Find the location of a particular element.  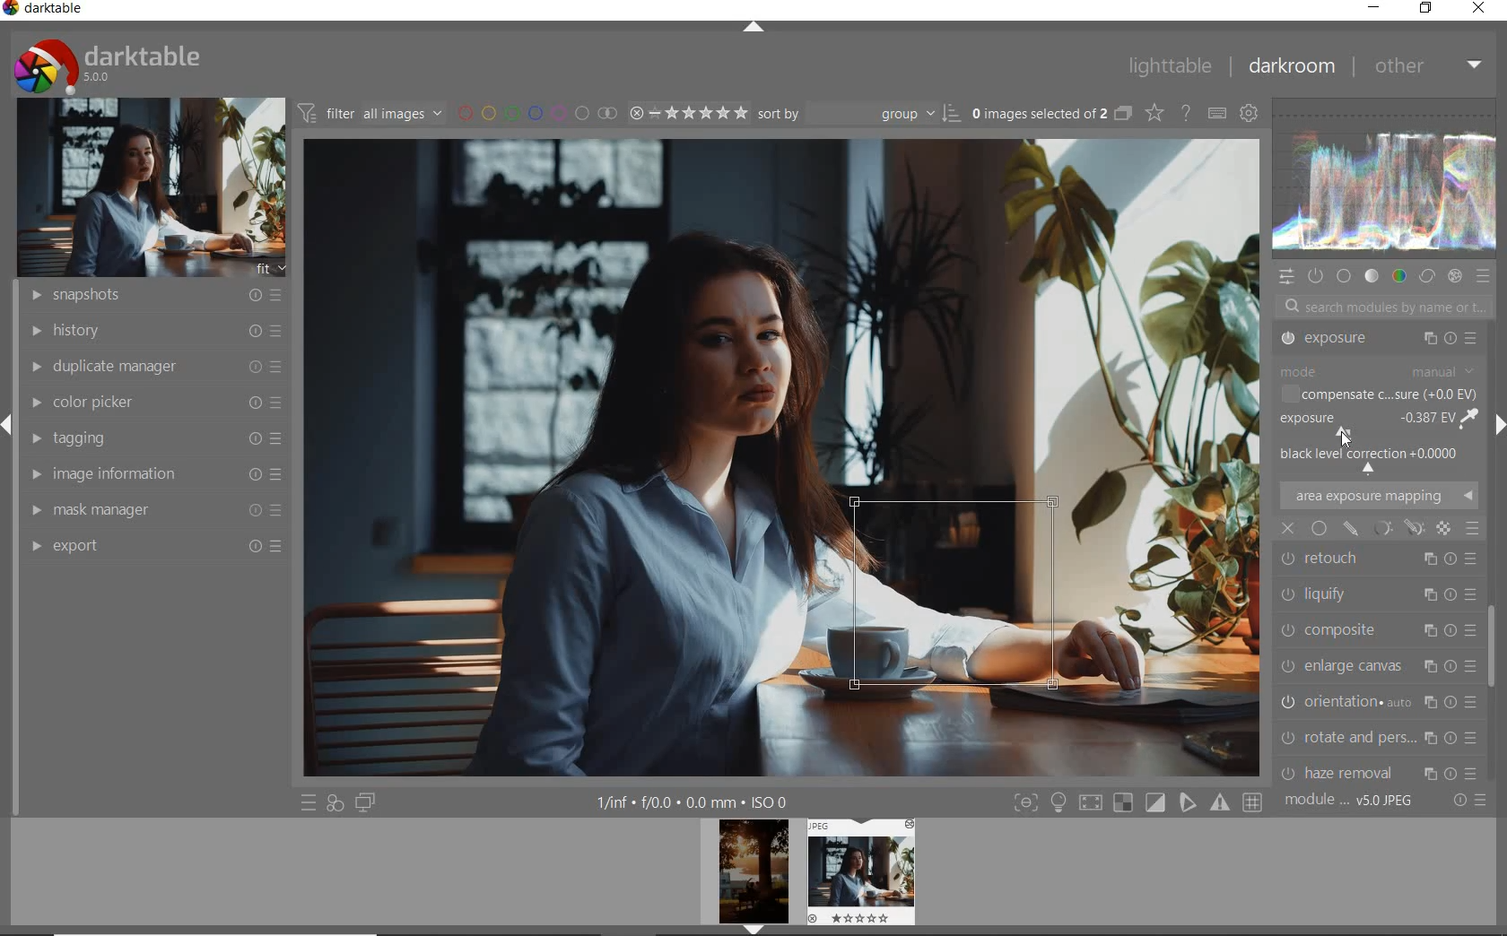

IMAGE PREVIEW is located at coordinates (859, 871).